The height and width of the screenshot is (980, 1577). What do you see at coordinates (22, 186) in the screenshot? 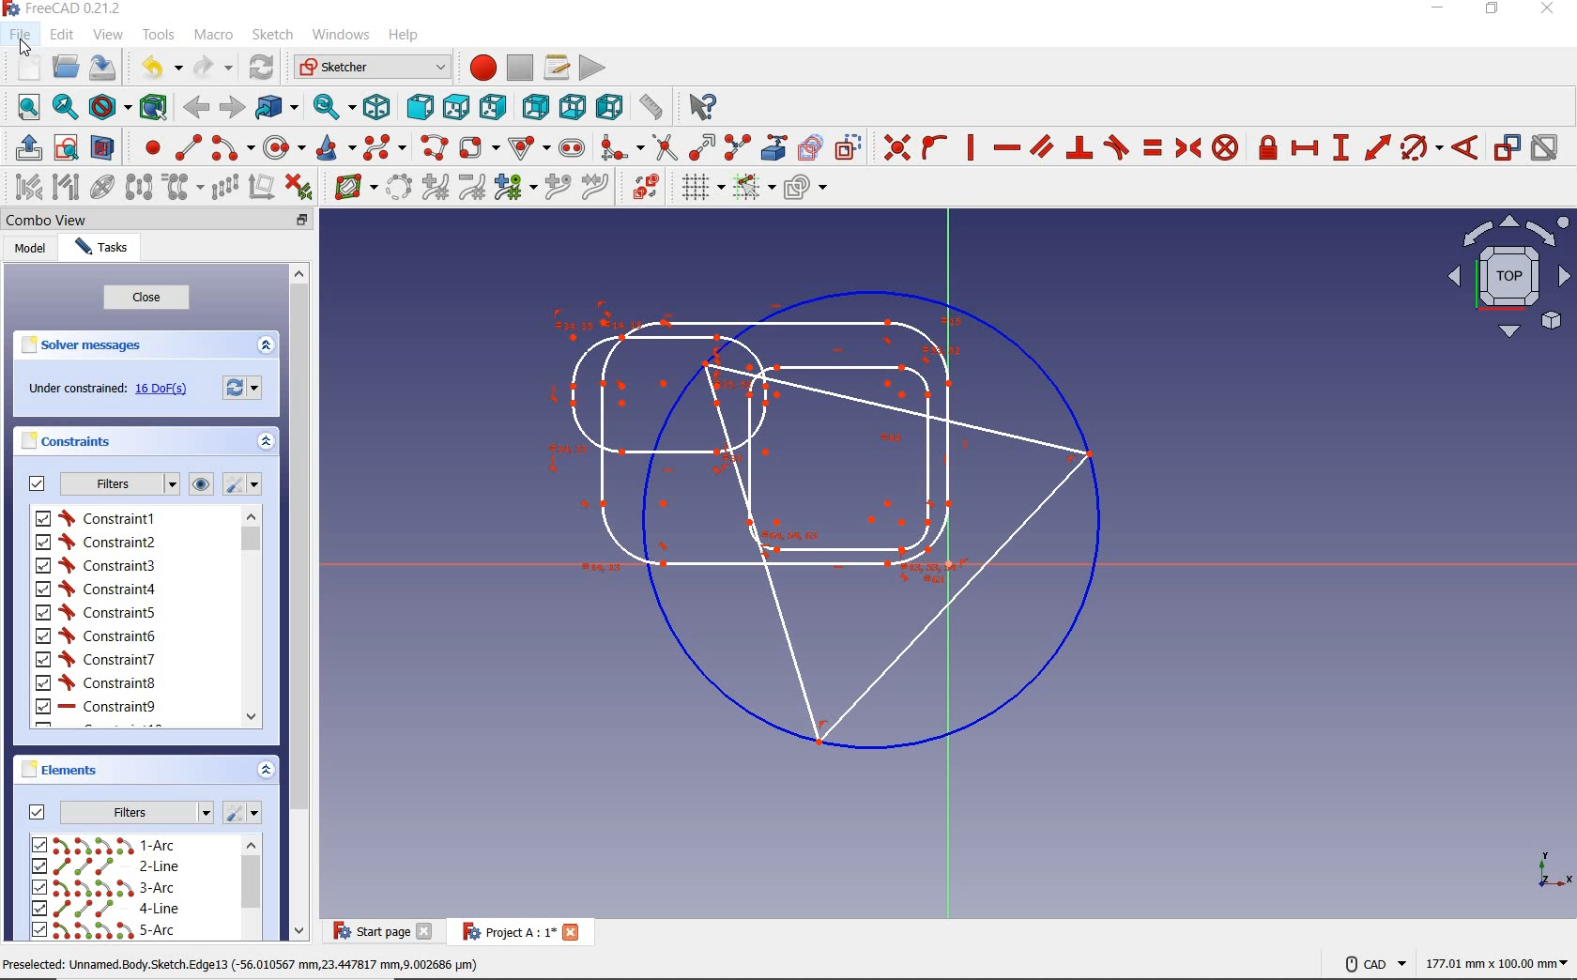
I see `select associated constraints` at bounding box center [22, 186].